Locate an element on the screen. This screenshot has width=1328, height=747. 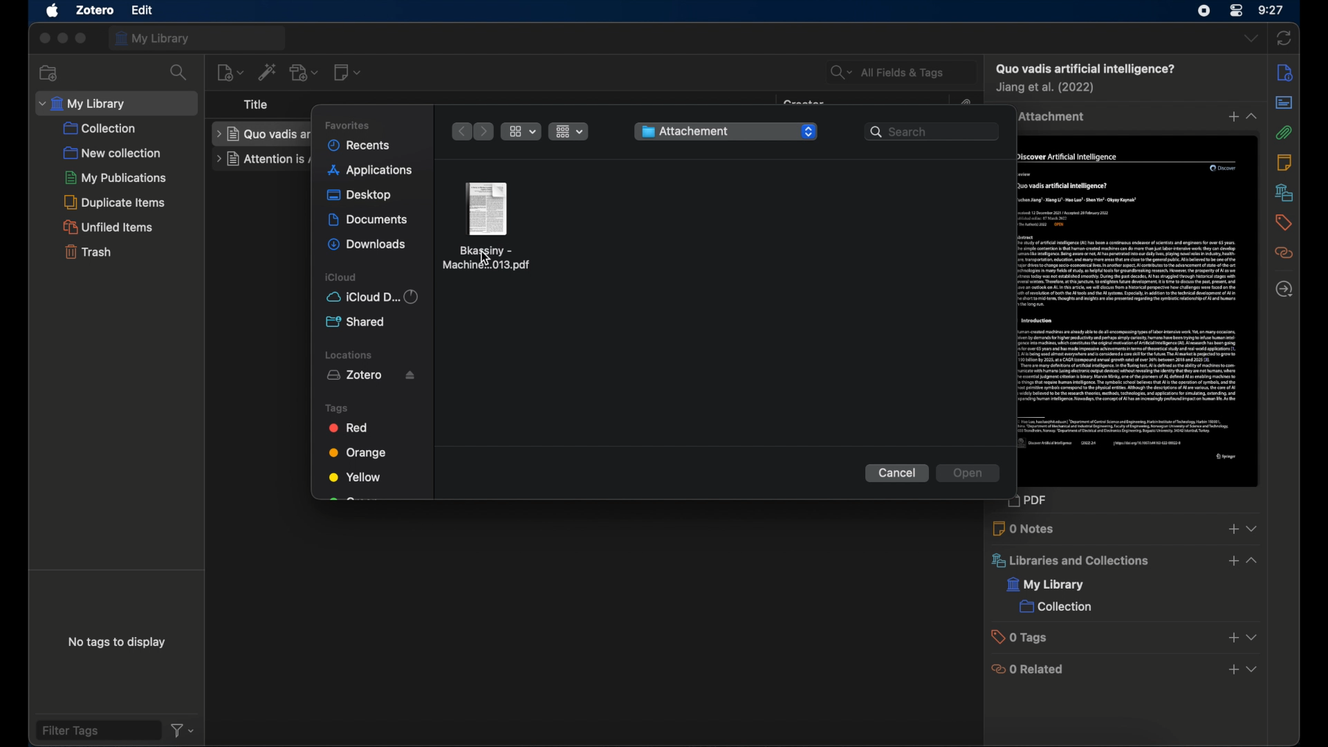
new note is located at coordinates (349, 73).